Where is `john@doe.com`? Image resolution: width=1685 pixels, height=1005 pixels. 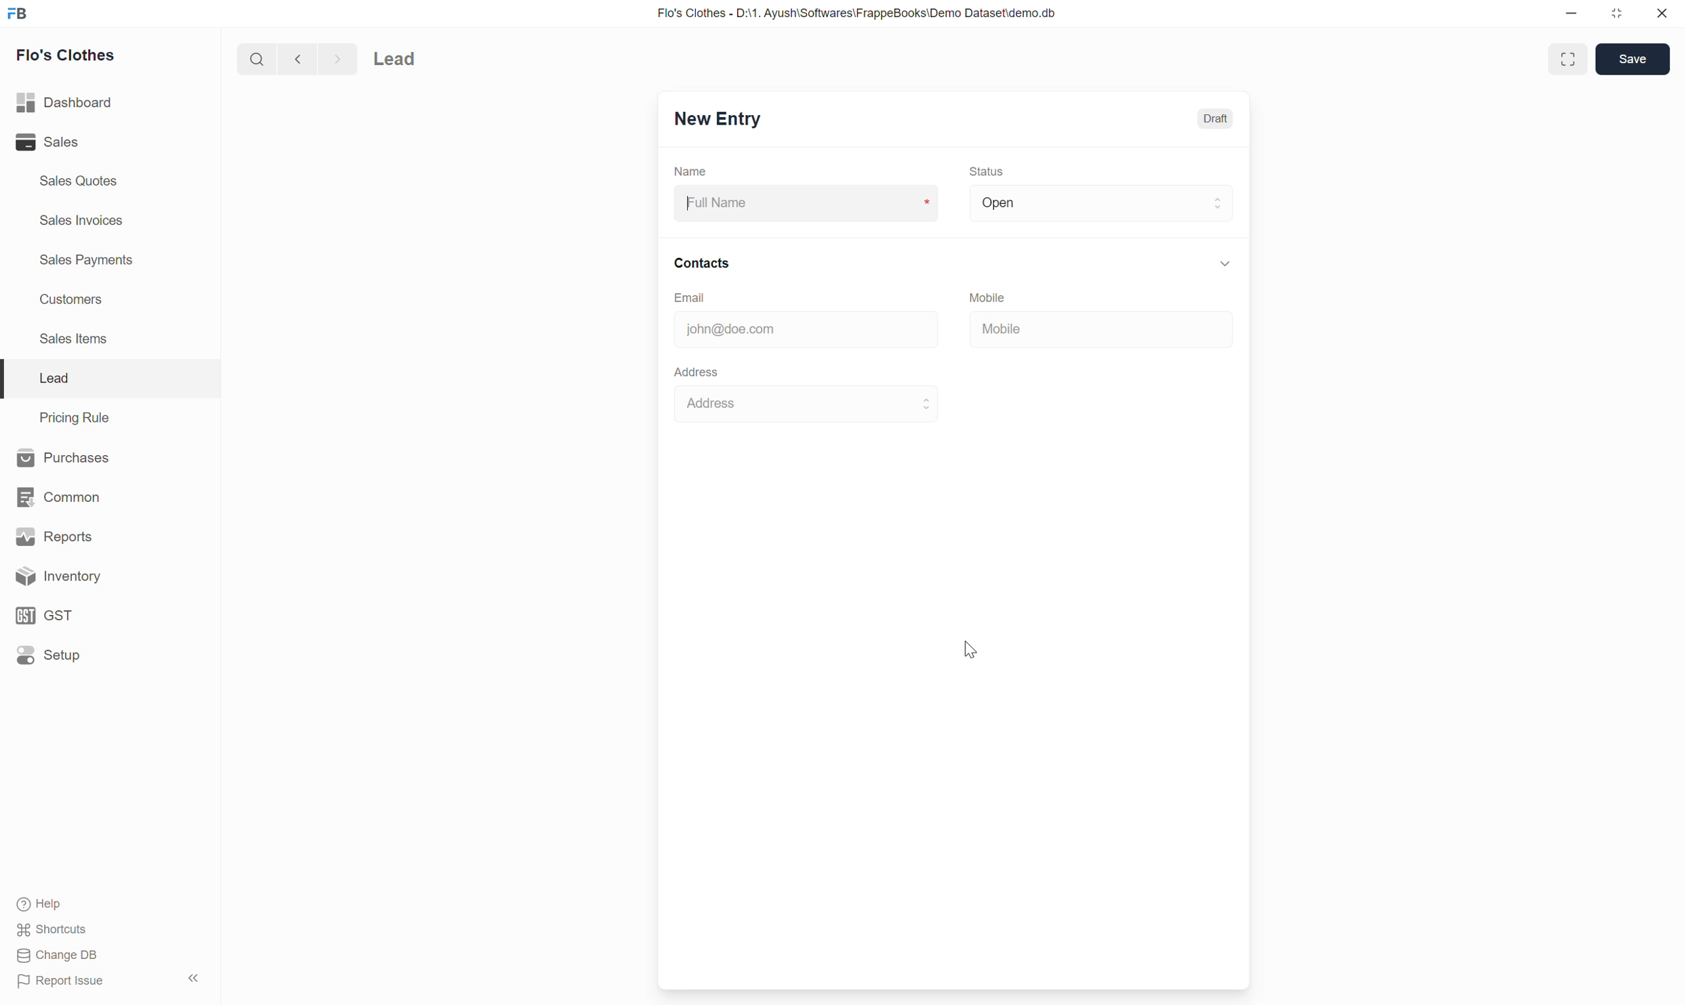 john@doe.com is located at coordinates (795, 333).